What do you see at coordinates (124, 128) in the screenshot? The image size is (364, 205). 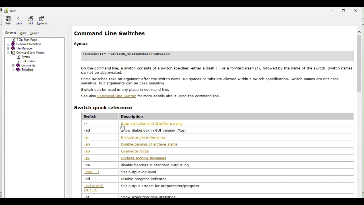 I see `Cursor` at bounding box center [124, 128].